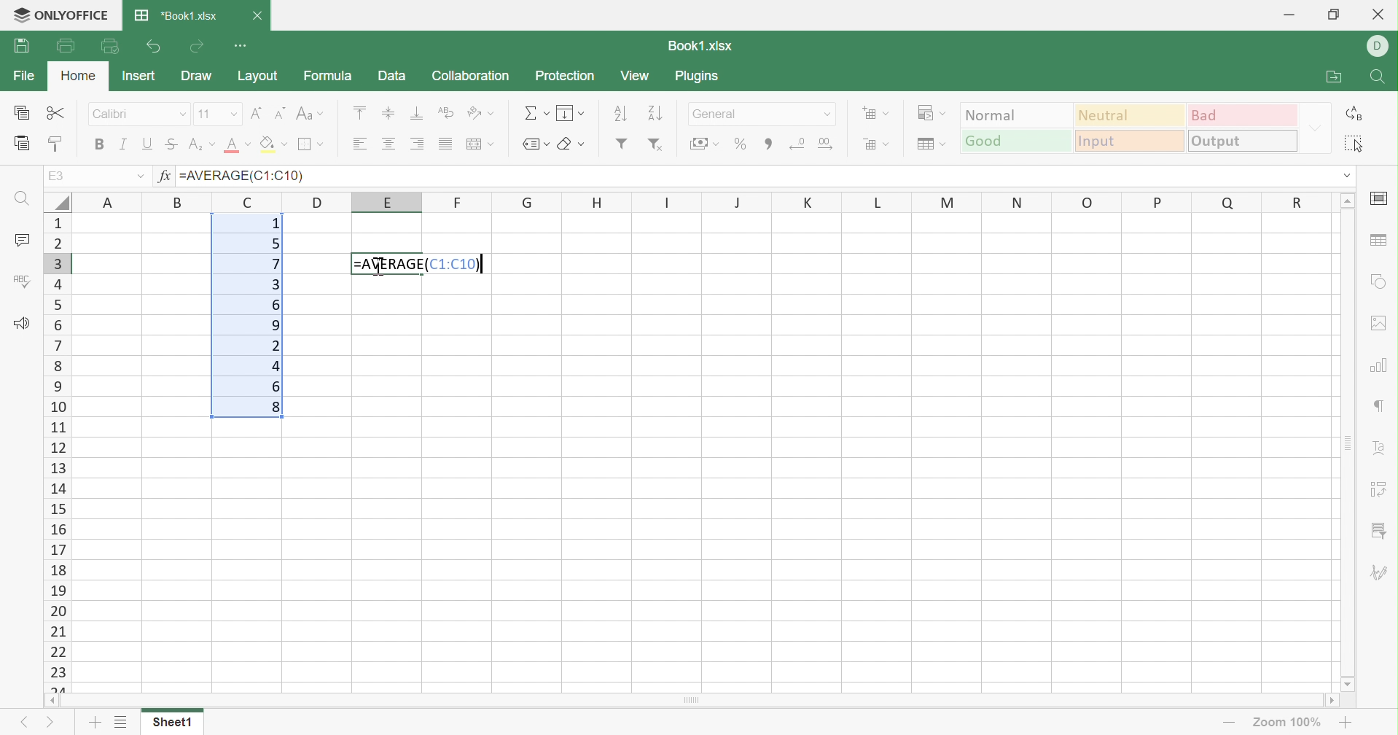 This screenshot has width=1398, height=735. What do you see at coordinates (1379, 489) in the screenshot?
I see `Pivot Table settings` at bounding box center [1379, 489].